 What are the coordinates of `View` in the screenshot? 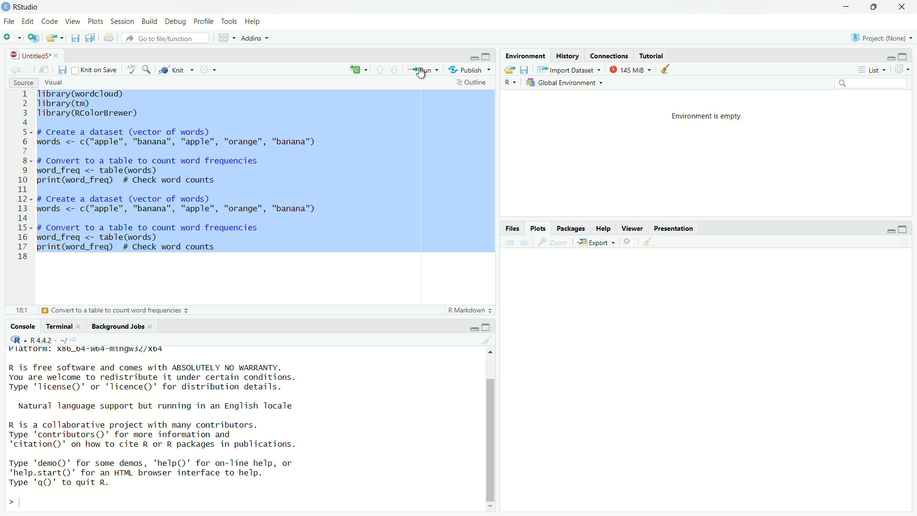 It's located at (72, 21).